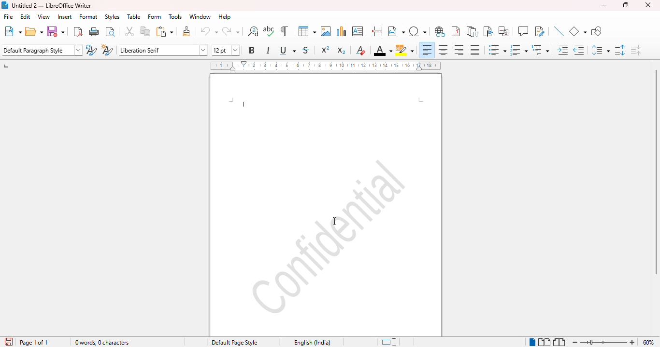  What do you see at coordinates (43, 16) in the screenshot?
I see `view` at bounding box center [43, 16].